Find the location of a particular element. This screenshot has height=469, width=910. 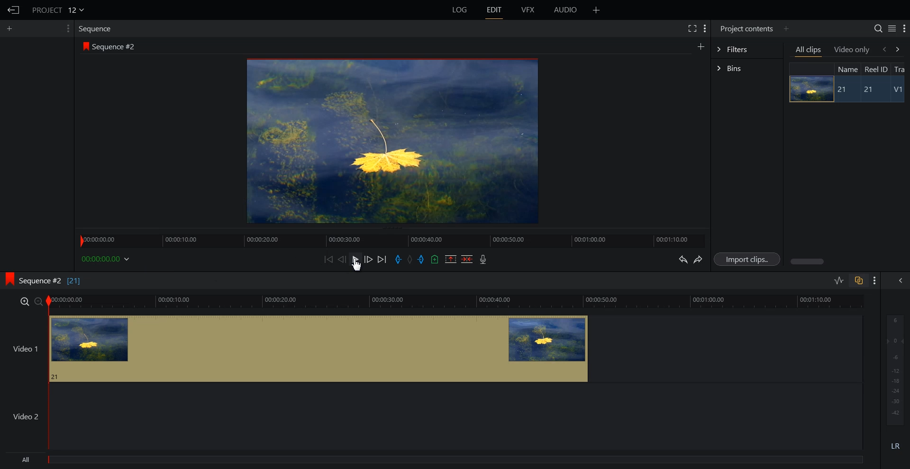

Move forward is located at coordinates (382, 260).